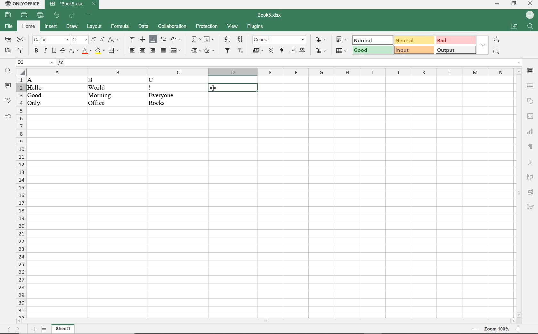 The height and width of the screenshot is (334, 538). Describe the element at coordinates (21, 4) in the screenshot. I see `system name` at that location.